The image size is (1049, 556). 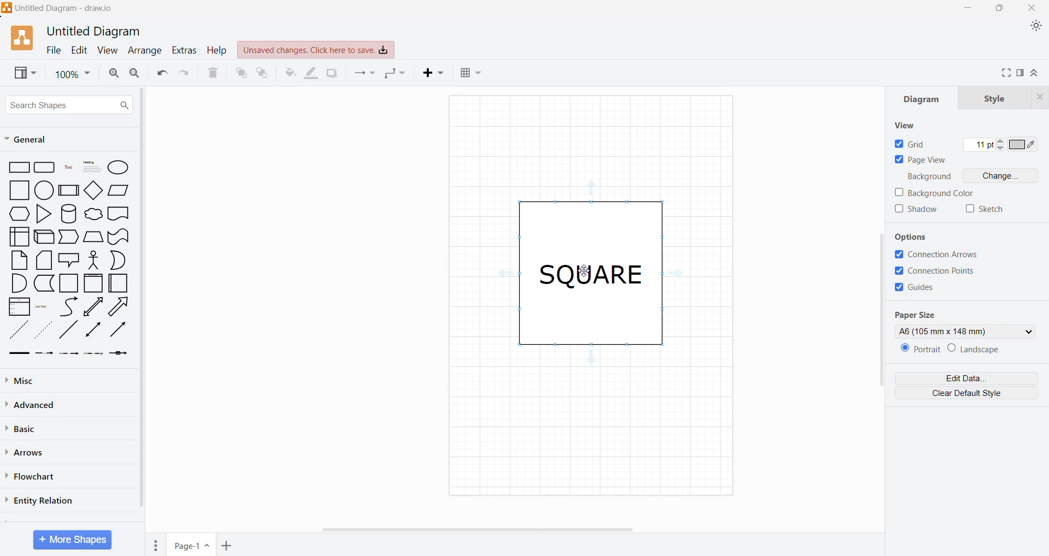 What do you see at coordinates (241, 74) in the screenshot?
I see `To Front` at bounding box center [241, 74].